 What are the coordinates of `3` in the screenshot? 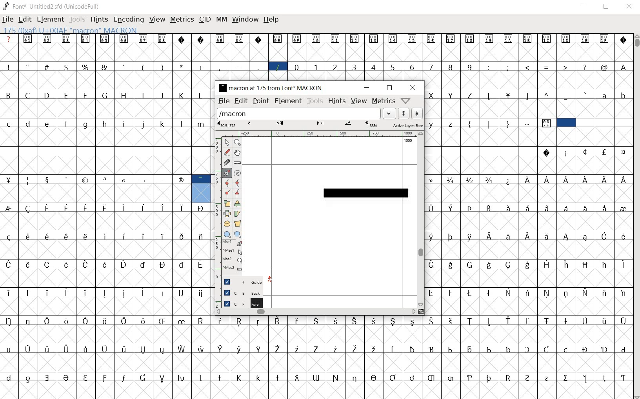 It's located at (355, 67).